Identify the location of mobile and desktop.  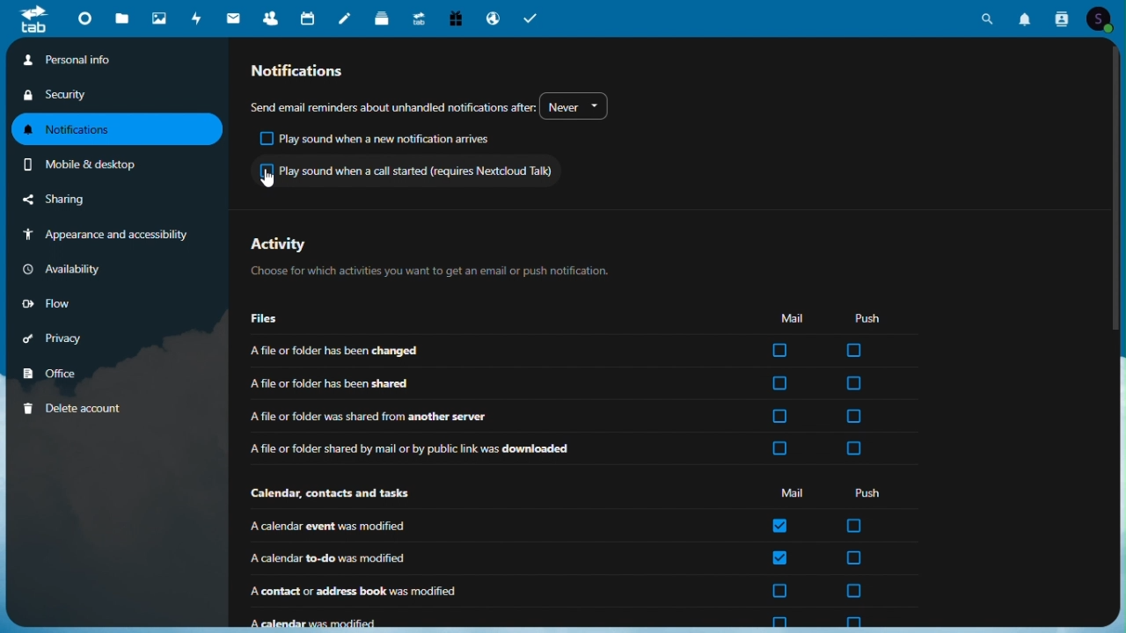
(102, 164).